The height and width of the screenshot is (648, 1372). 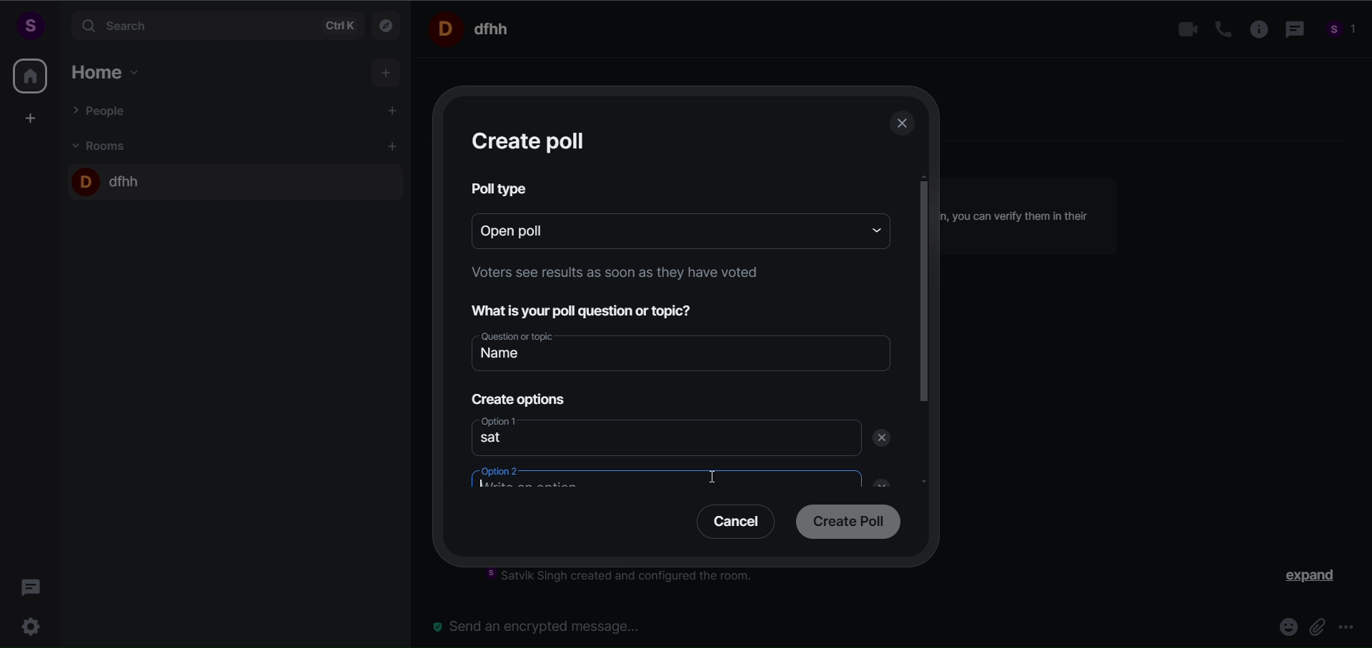 I want to click on call, so click(x=1218, y=29).